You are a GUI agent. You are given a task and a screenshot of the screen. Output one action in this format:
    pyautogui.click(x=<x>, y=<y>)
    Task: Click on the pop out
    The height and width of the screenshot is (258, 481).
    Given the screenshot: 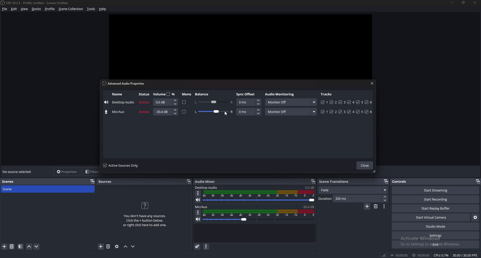 What is the action you would take?
    pyautogui.click(x=92, y=182)
    